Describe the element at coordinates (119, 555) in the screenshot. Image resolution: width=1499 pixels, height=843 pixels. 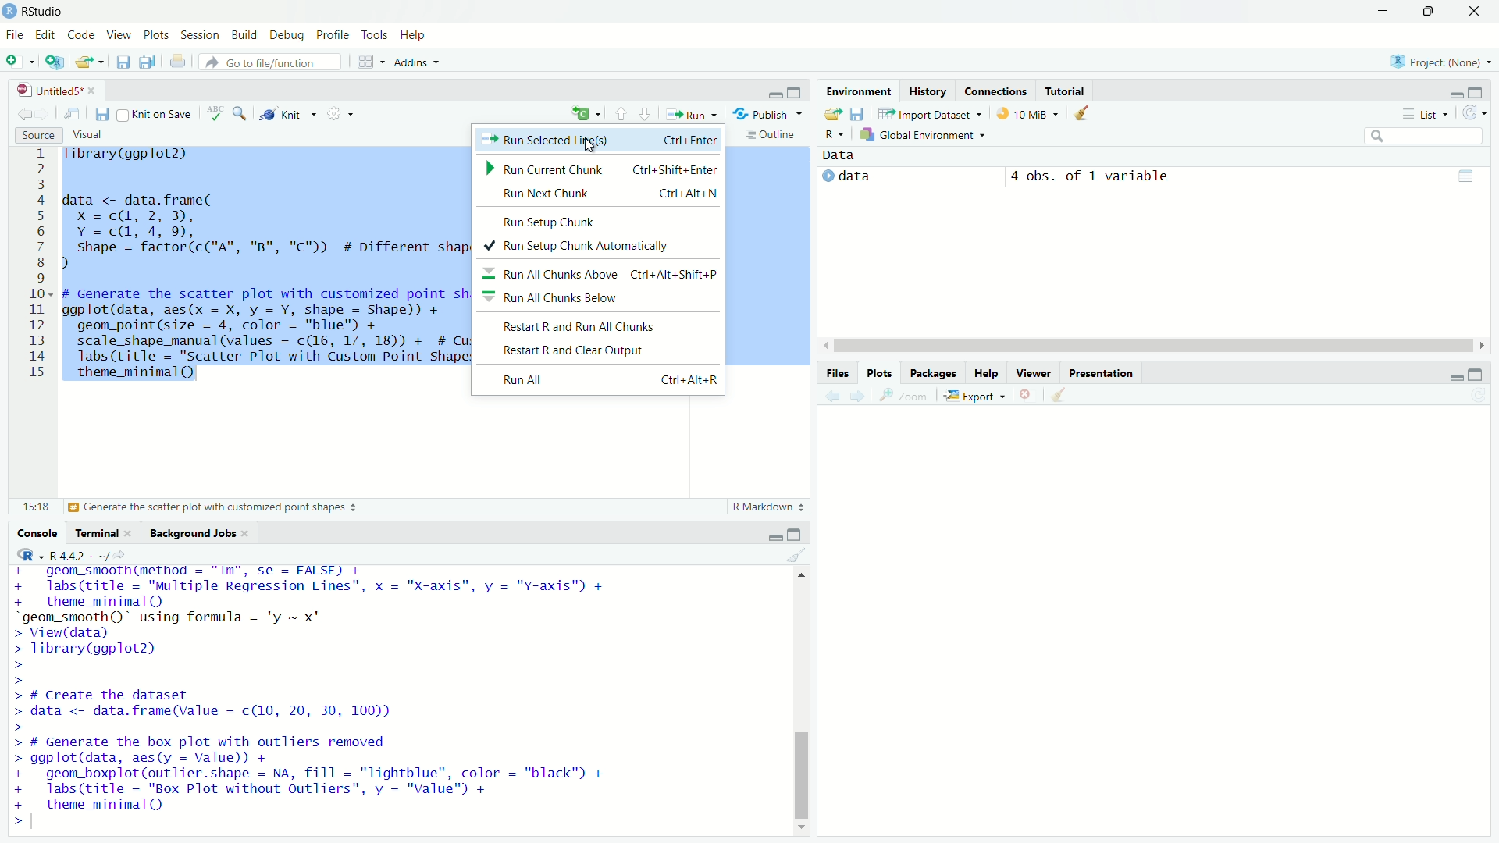
I see `View the current working current directory` at that location.